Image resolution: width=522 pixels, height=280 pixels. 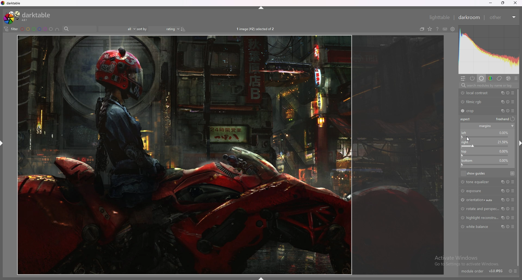 What do you see at coordinates (463, 78) in the screenshot?
I see `quick access panel` at bounding box center [463, 78].